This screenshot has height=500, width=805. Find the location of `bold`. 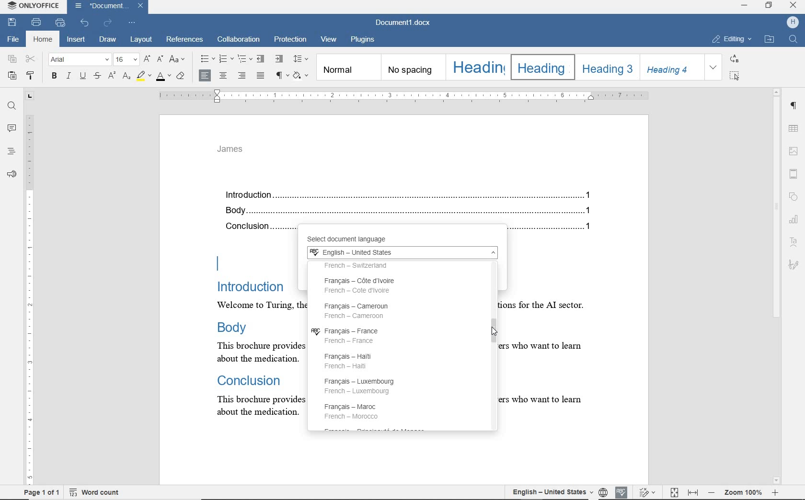

bold is located at coordinates (54, 77).